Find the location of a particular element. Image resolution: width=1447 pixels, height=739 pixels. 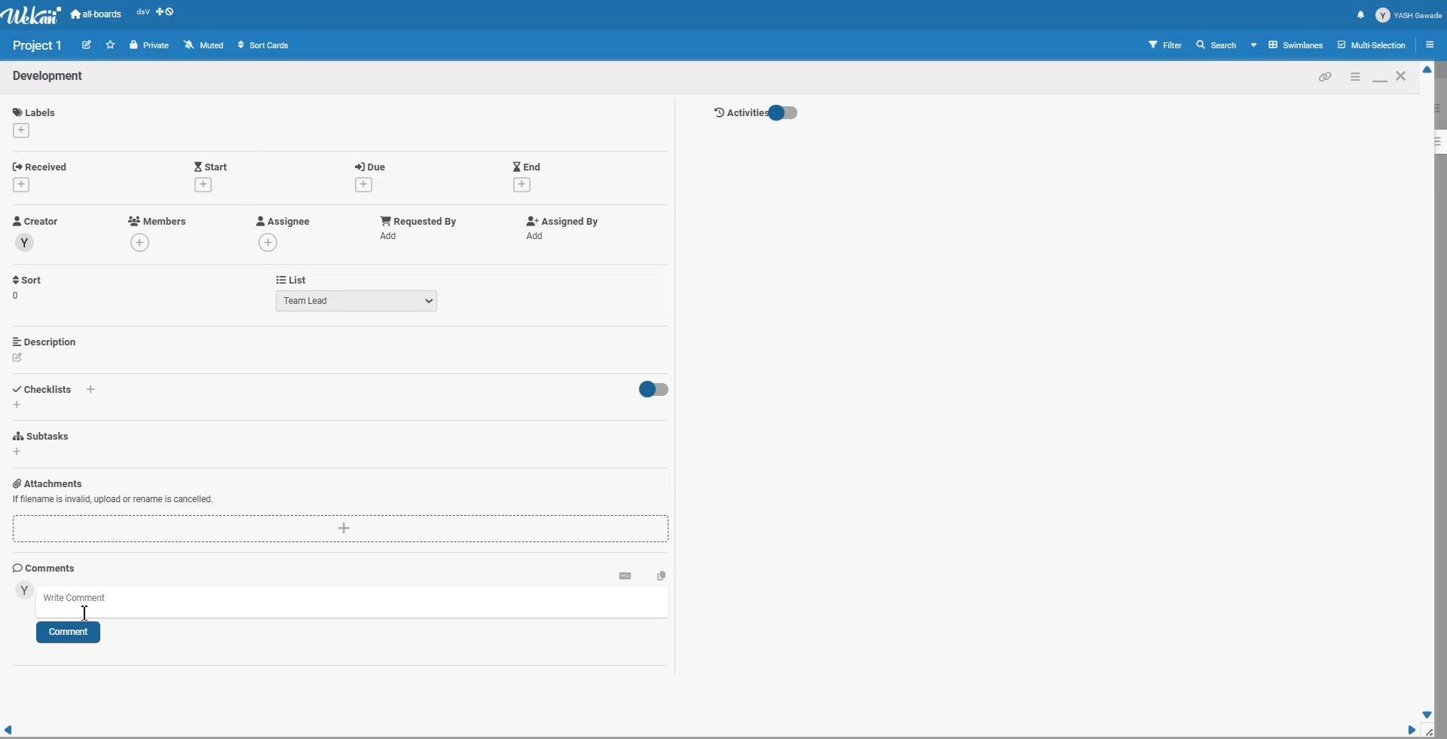

add is located at coordinates (361, 185).